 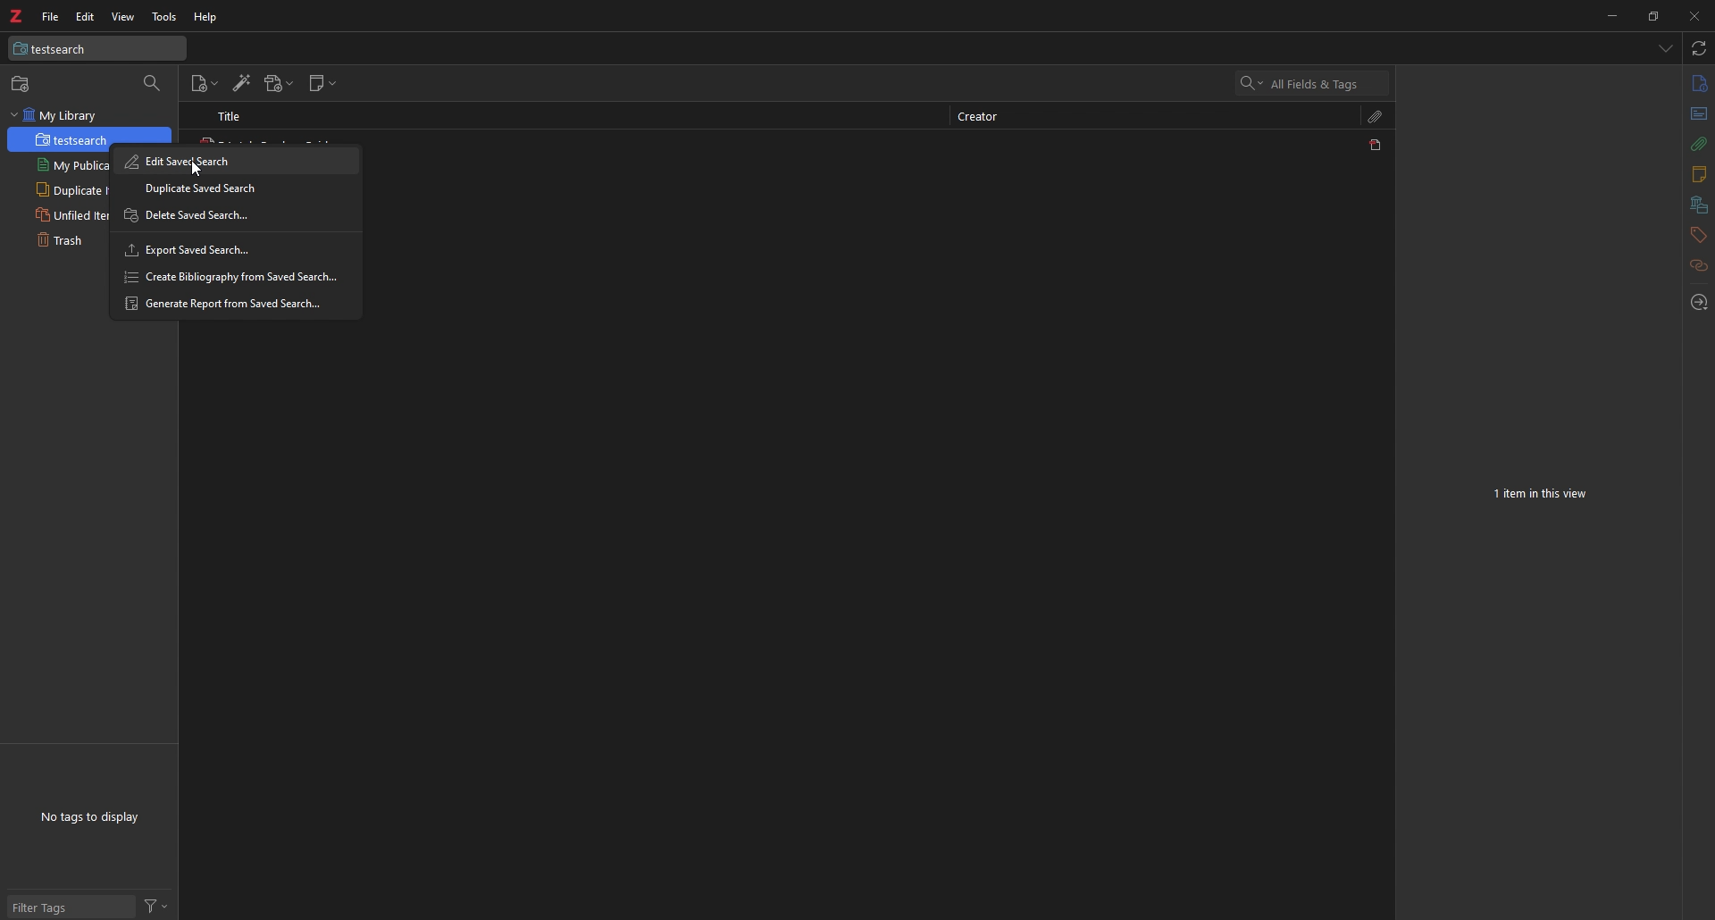 What do you see at coordinates (1377, 145) in the screenshot?
I see `pdf` at bounding box center [1377, 145].